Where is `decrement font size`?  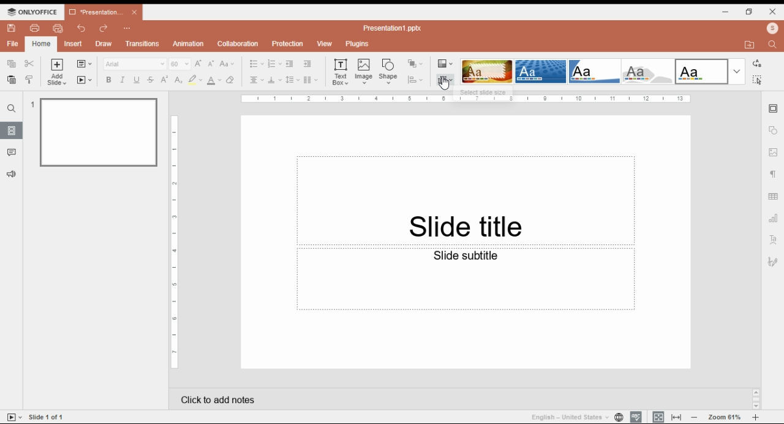
decrement font size is located at coordinates (211, 63).